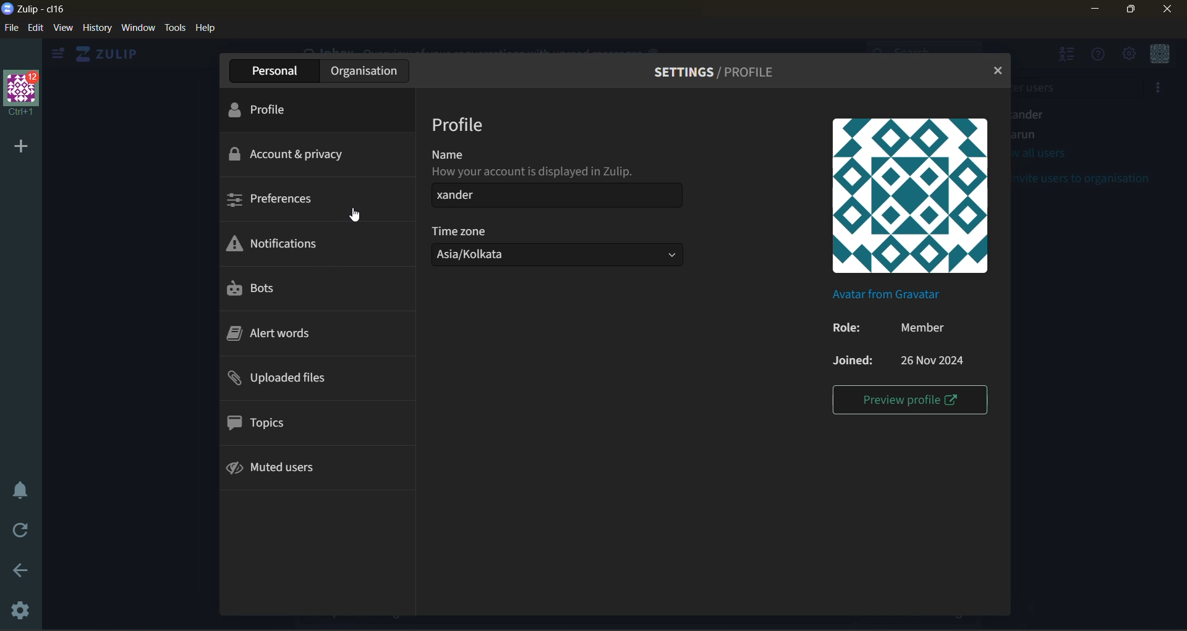 This screenshot has height=631, width=1187. I want to click on time zone, so click(564, 246).